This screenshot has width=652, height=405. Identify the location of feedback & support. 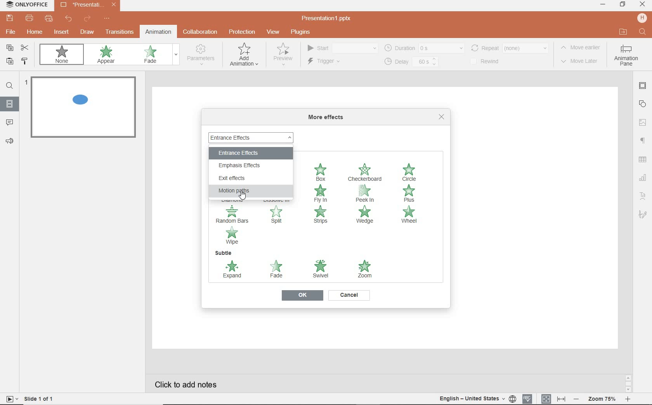
(10, 142).